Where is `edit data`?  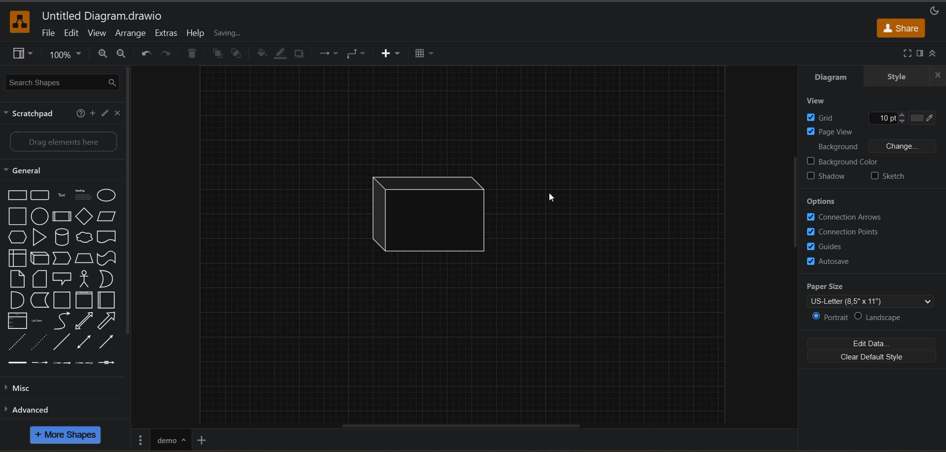 edit data is located at coordinates (874, 343).